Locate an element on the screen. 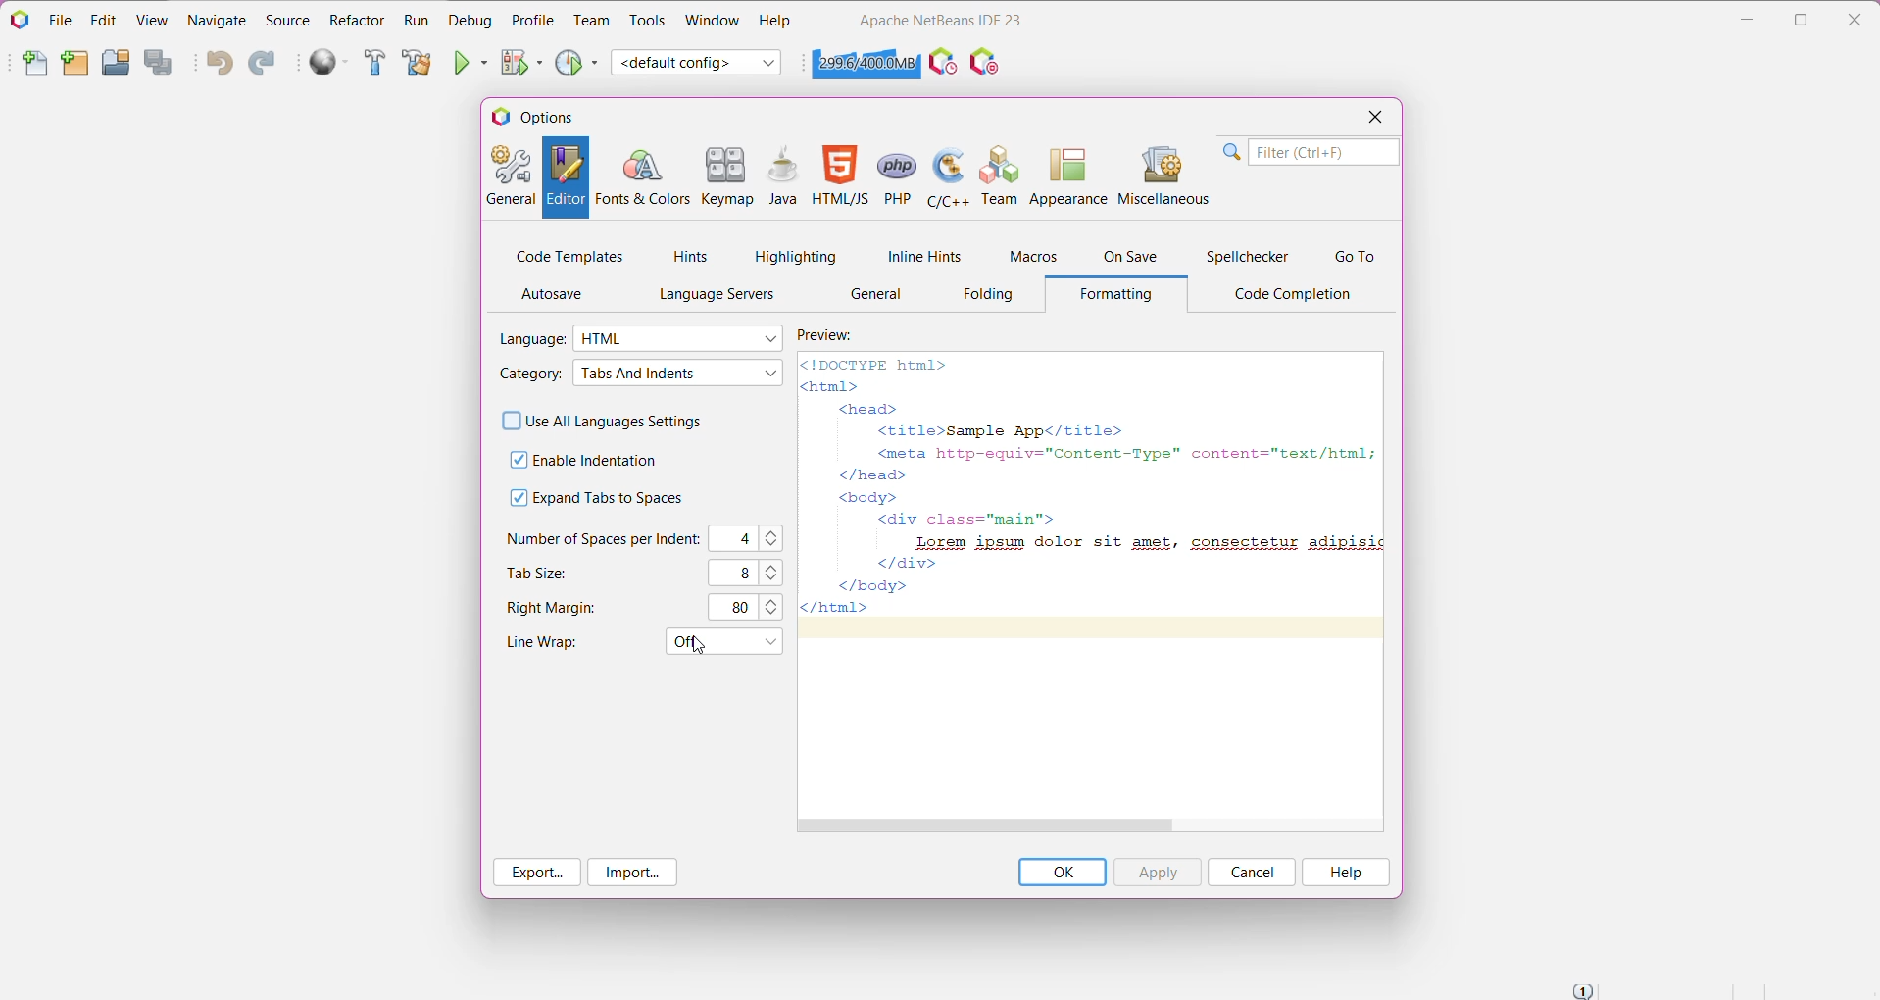 The height and width of the screenshot is (1000, 1880). </body> is located at coordinates (878, 585).